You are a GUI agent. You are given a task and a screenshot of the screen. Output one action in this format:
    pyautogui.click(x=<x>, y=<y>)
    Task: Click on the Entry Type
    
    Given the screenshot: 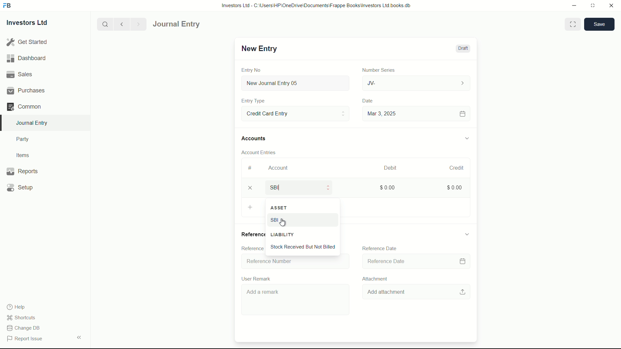 What is the action you would take?
    pyautogui.click(x=295, y=113)
    